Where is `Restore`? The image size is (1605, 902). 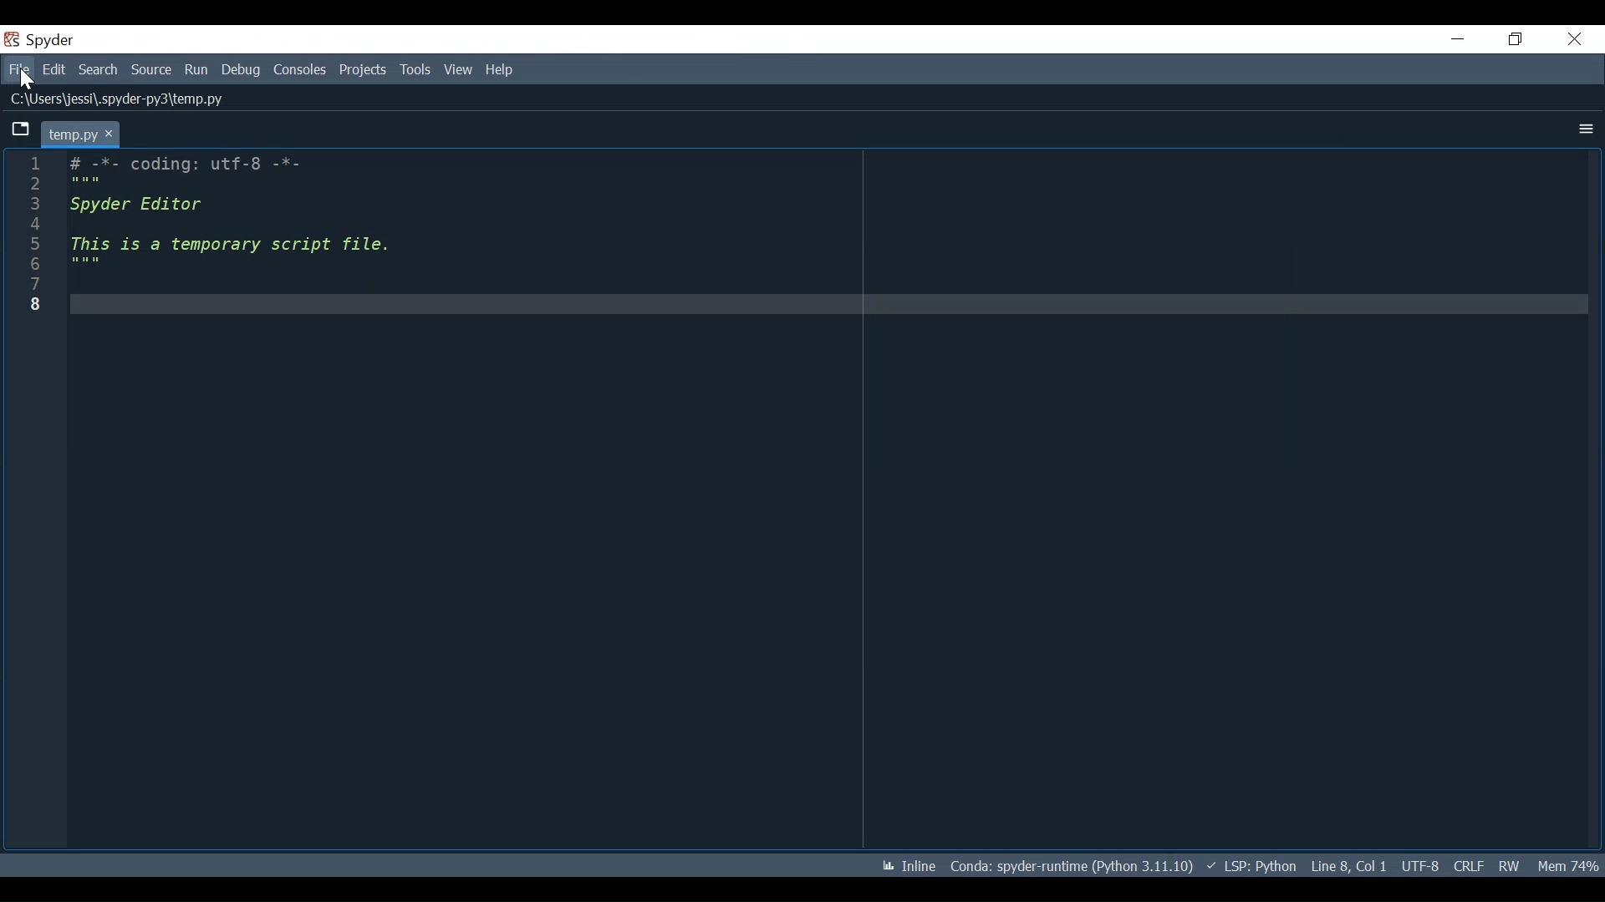
Restore is located at coordinates (1518, 38).